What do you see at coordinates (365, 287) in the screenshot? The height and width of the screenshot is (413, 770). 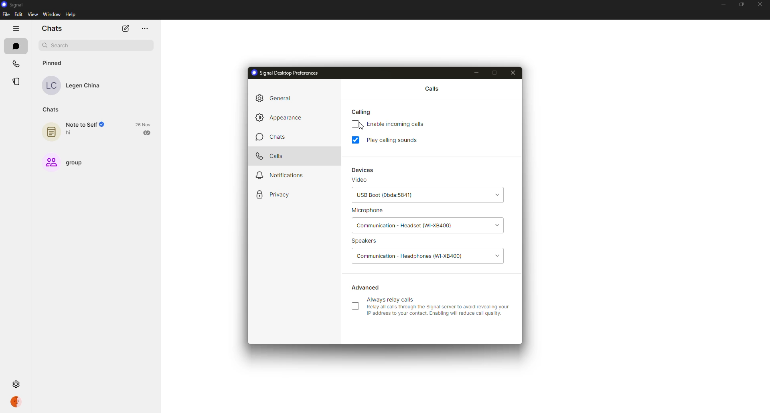 I see `advanced` at bounding box center [365, 287].